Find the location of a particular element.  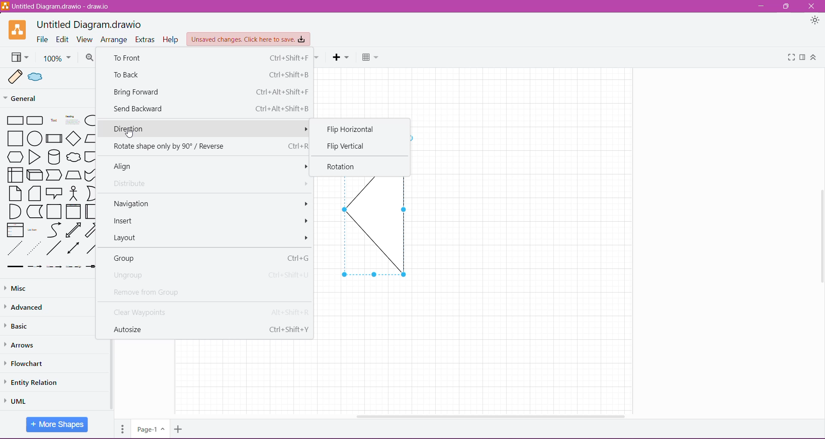

General is located at coordinates (37, 98).